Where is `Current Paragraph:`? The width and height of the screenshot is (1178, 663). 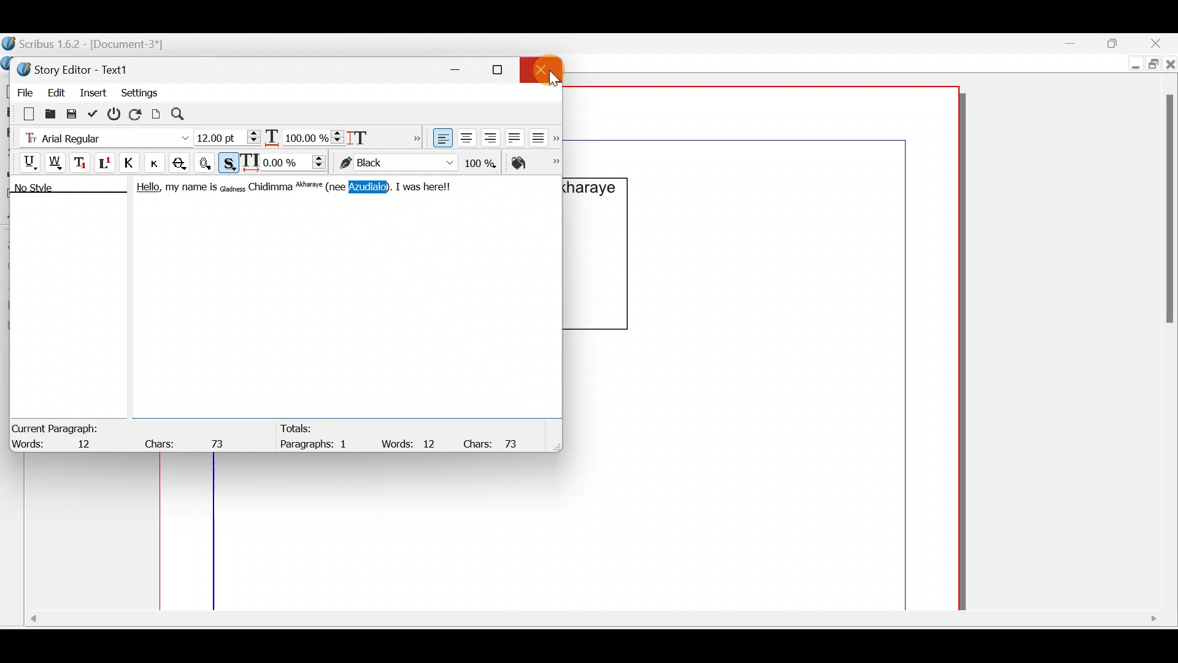 Current Paragraph: is located at coordinates (56, 427).